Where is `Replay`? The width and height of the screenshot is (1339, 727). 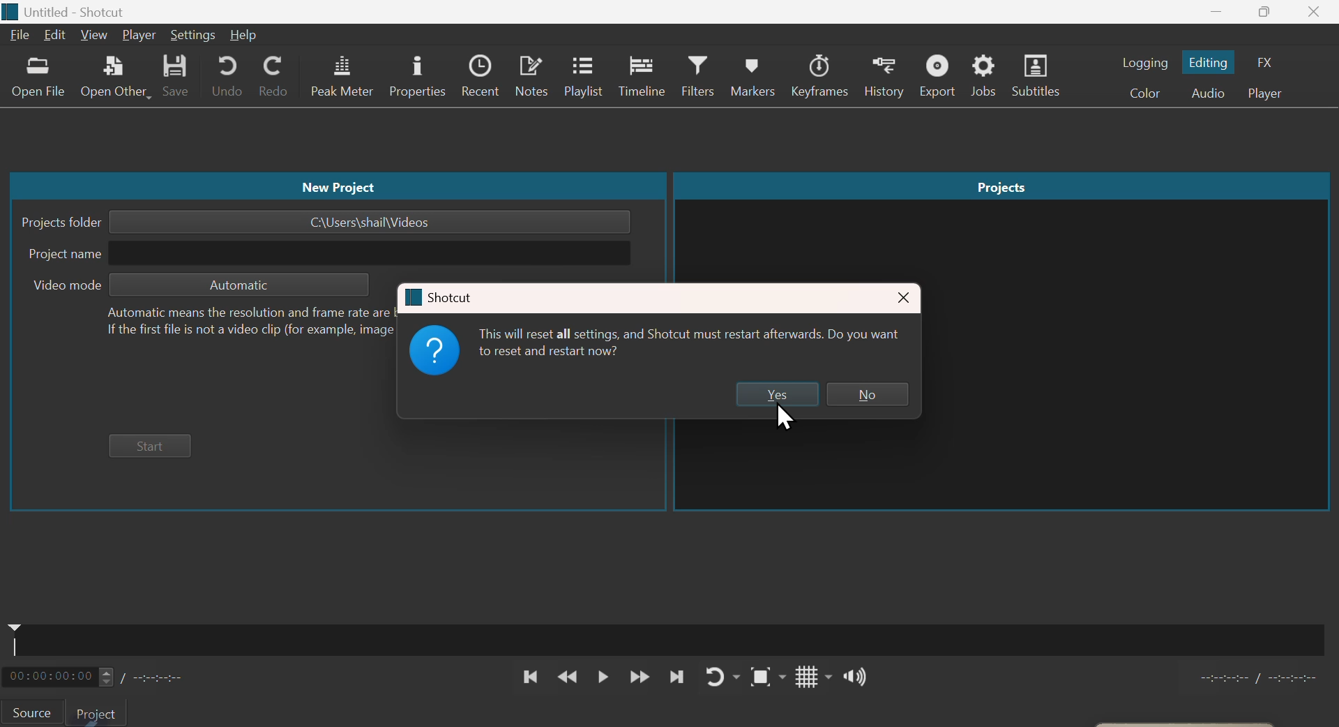 Replay is located at coordinates (719, 676).